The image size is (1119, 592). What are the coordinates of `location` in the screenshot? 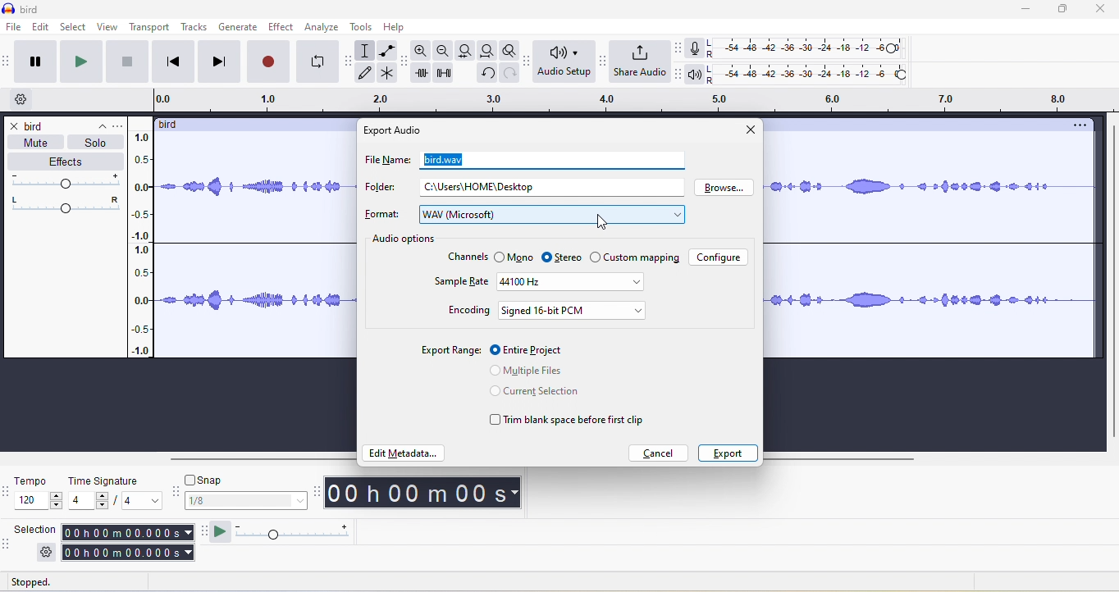 It's located at (482, 187).